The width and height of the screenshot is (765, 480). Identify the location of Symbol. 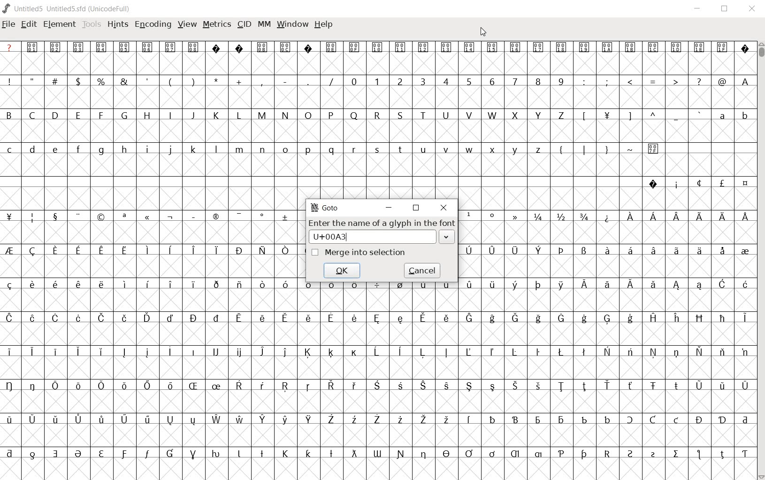
(422, 318).